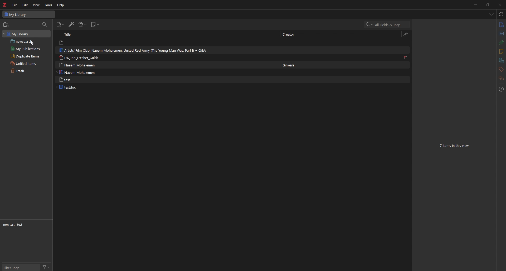 This screenshot has height=271, width=506. What do you see at coordinates (500, 4) in the screenshot?
I see `Close` at bounding box center [500, 4].